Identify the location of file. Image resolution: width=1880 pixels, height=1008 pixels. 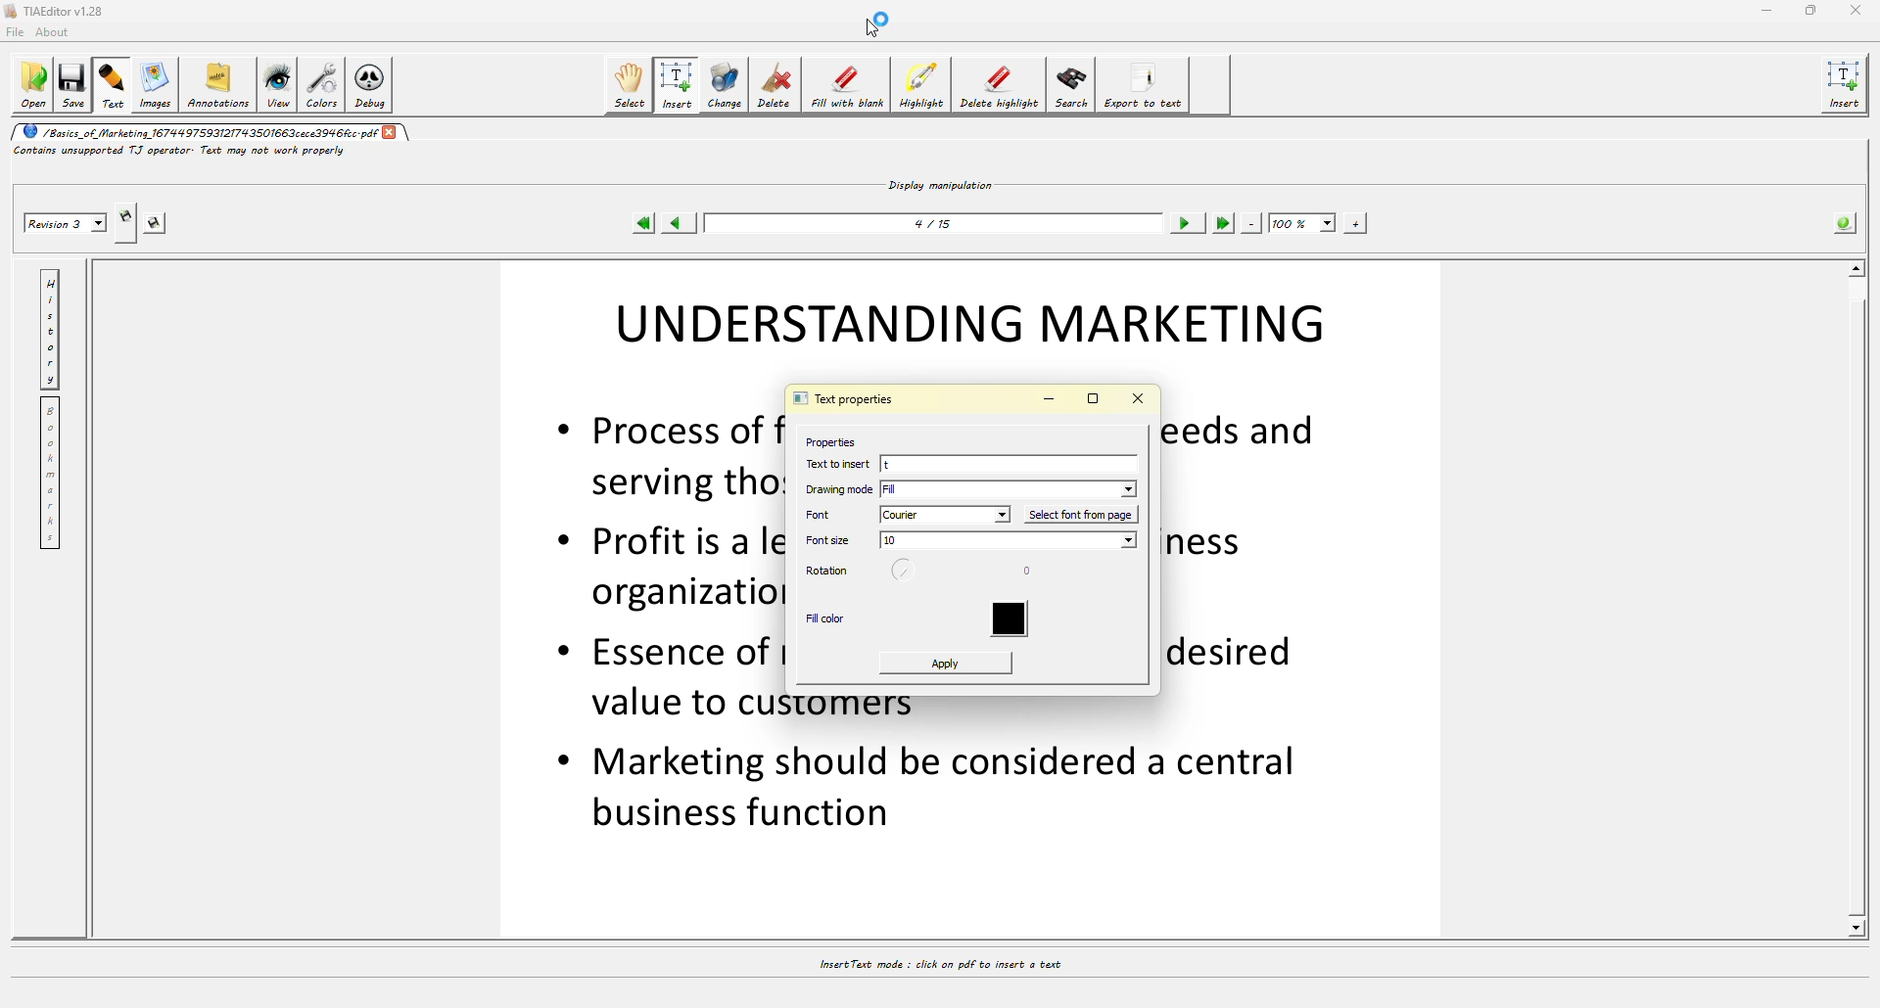
(19, 31).